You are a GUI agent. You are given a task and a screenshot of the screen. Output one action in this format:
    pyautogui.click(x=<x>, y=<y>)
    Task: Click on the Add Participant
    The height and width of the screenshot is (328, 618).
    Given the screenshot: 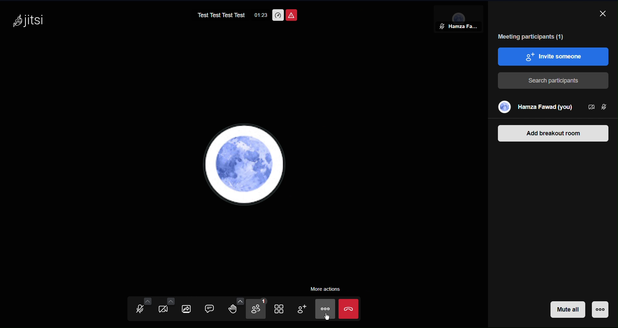 What is the action you would take?
    pyautogui.click(x=306, y=310)
    